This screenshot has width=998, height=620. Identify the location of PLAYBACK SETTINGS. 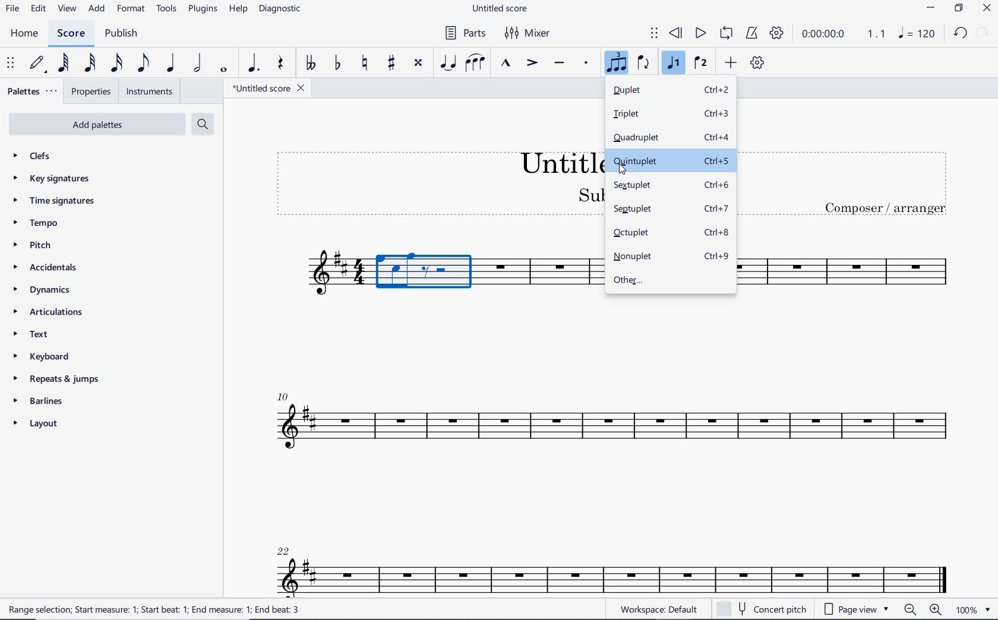
(778, 33).